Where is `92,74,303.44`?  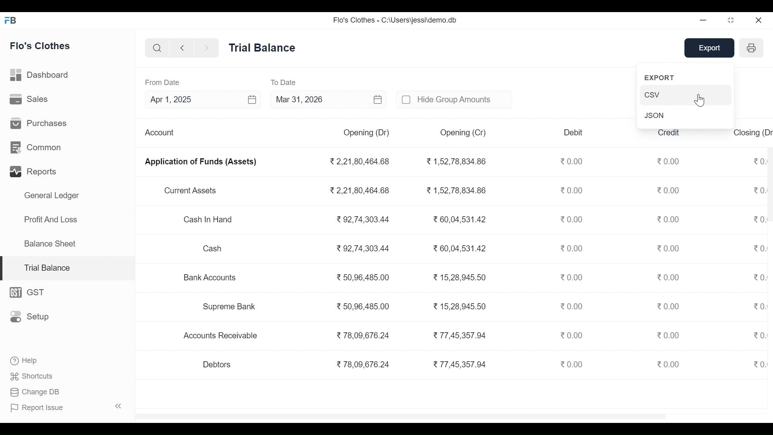
92,74,303.44 is located at coordinates (362, 219).